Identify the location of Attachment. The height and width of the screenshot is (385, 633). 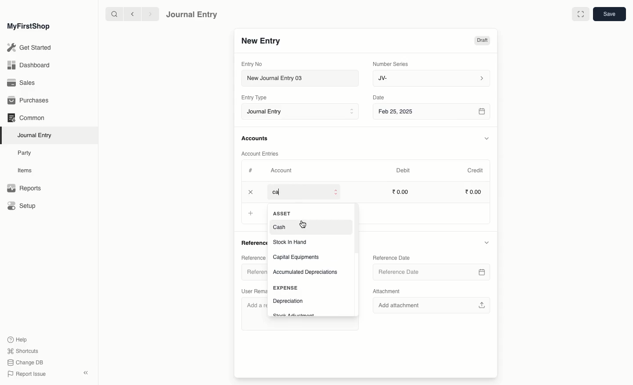
(386, 291).